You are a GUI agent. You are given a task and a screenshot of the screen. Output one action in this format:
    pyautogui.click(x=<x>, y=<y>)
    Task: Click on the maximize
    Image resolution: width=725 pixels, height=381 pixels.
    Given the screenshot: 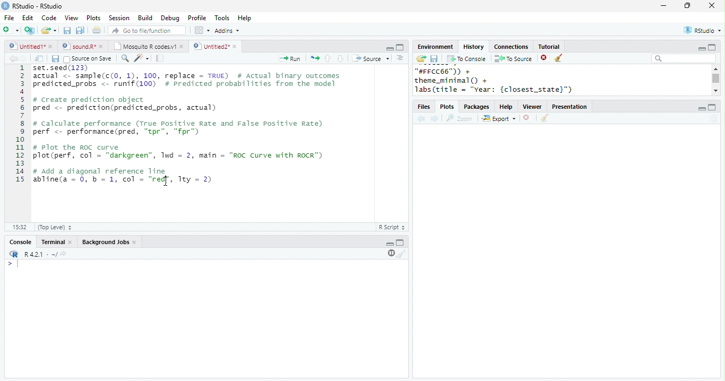 What is the action you would take?
    pyautogui.click(x=400, y=242)
    